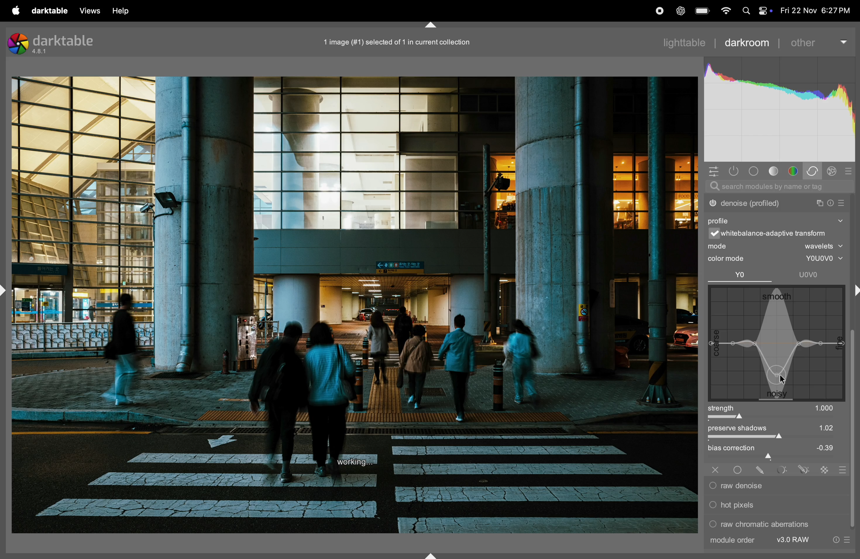  I want to click on drawn mask, so click(762, 470).